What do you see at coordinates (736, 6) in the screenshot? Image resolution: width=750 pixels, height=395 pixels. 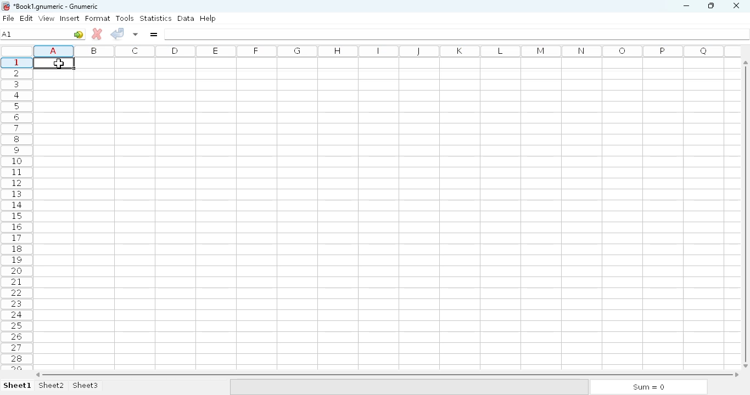 I see `close` at bounding box center [736, 6].